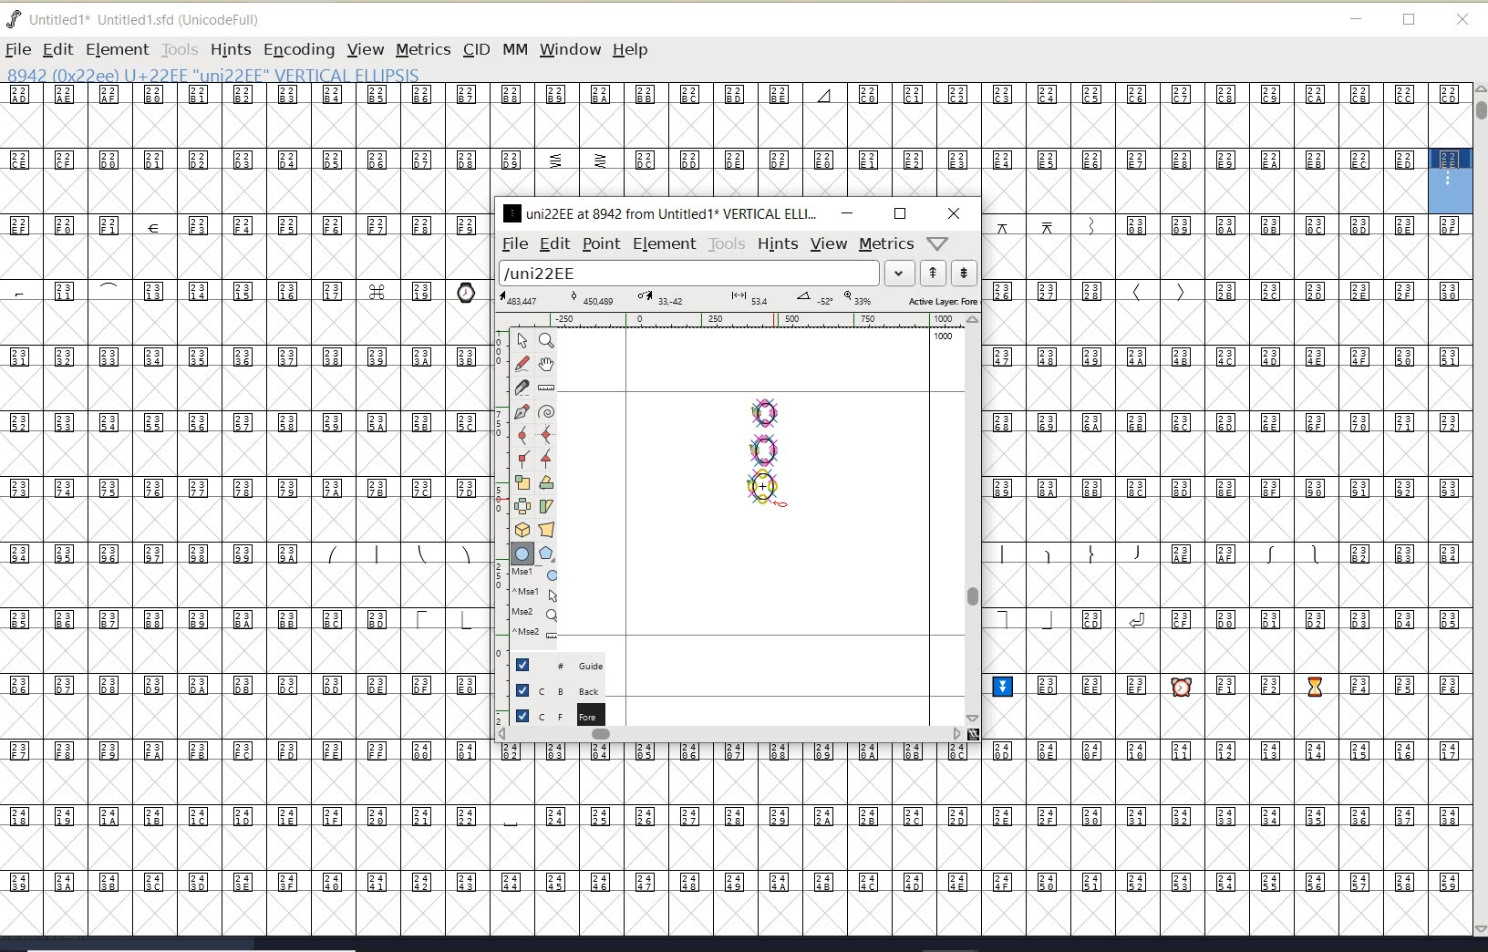  Describe the element at coordinates (558, 714) in the screenshot. I see `foreground` at that location.